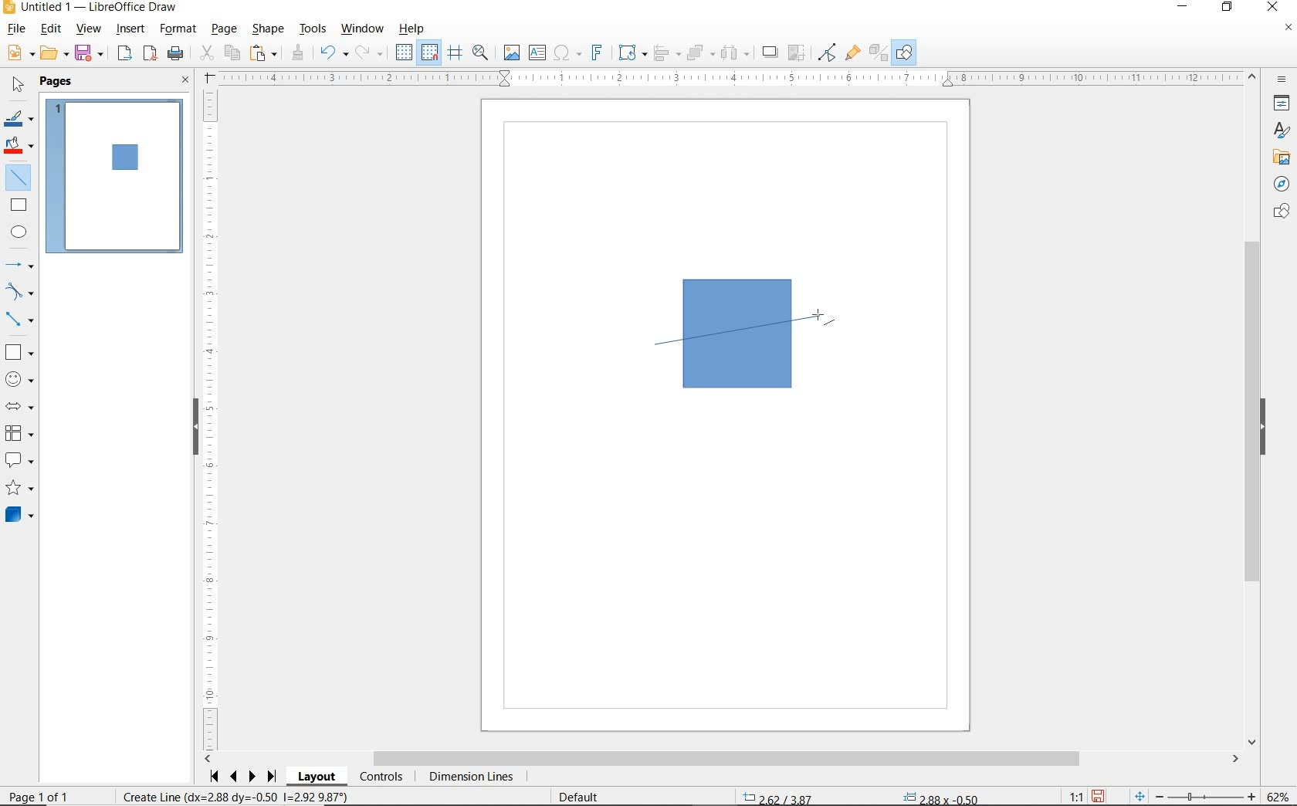 This screenshot has height=806, width=1297. I want to click on SHOW GLUEPOINT FUNCTIONS, so click(852, 52).